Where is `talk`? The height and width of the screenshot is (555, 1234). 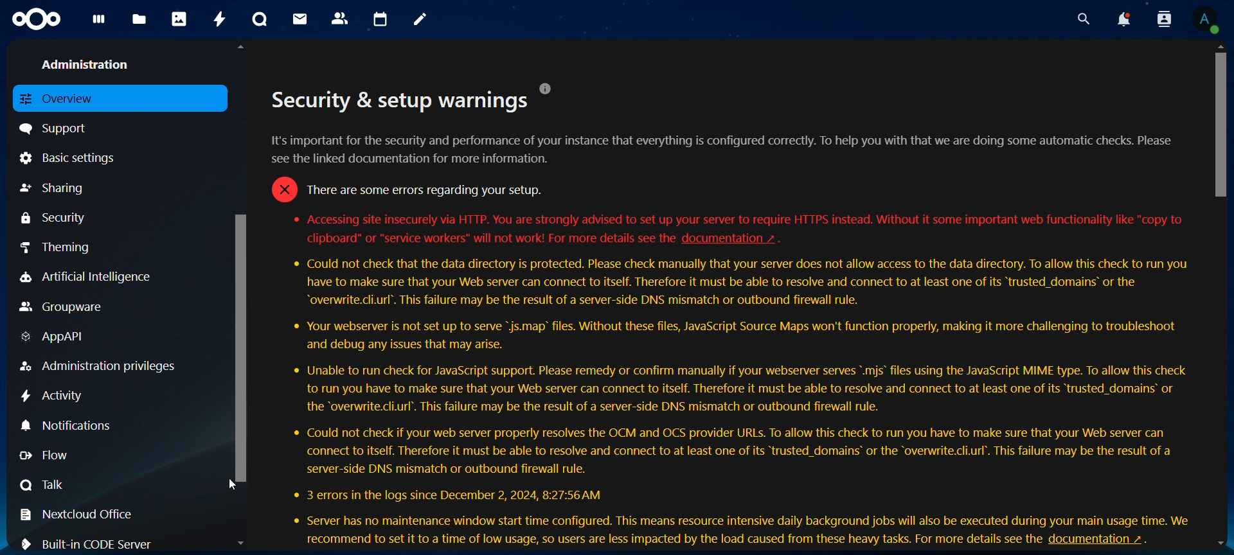
talk is located at coordinates (44, 484).